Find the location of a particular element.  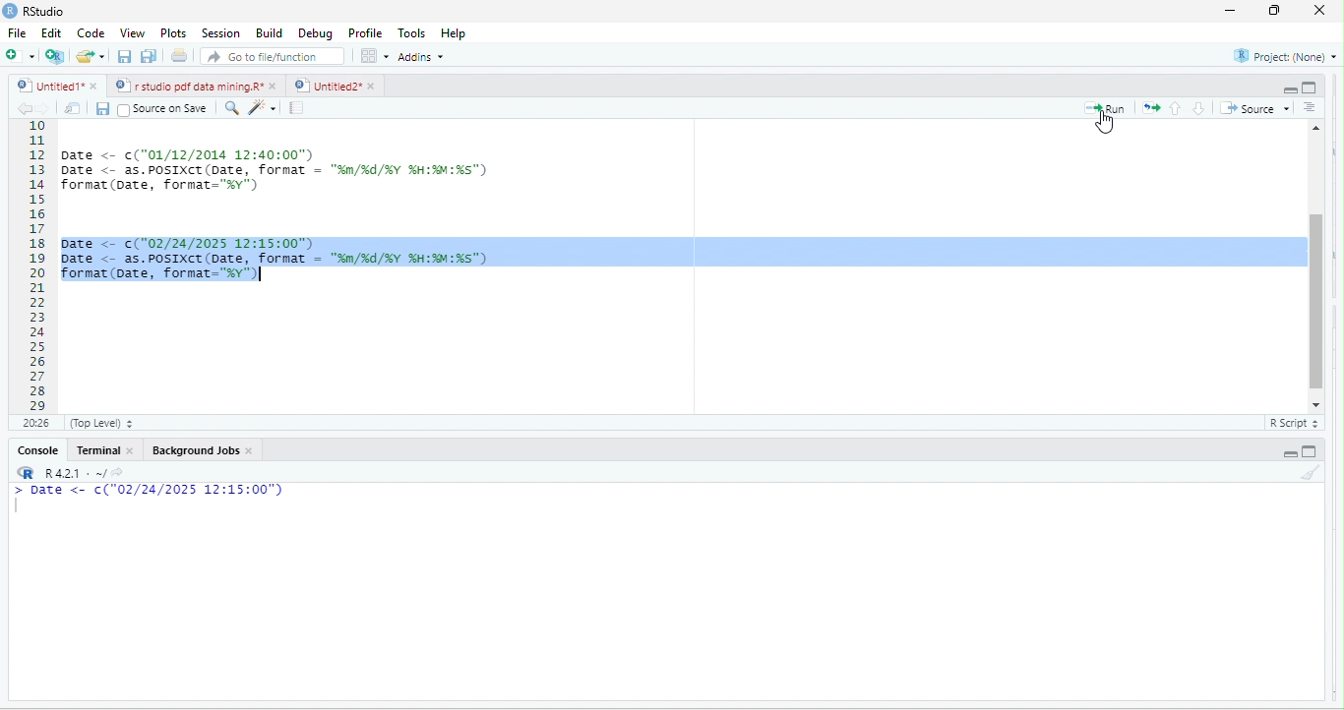

print the current file is located at coordinates (178, 58).